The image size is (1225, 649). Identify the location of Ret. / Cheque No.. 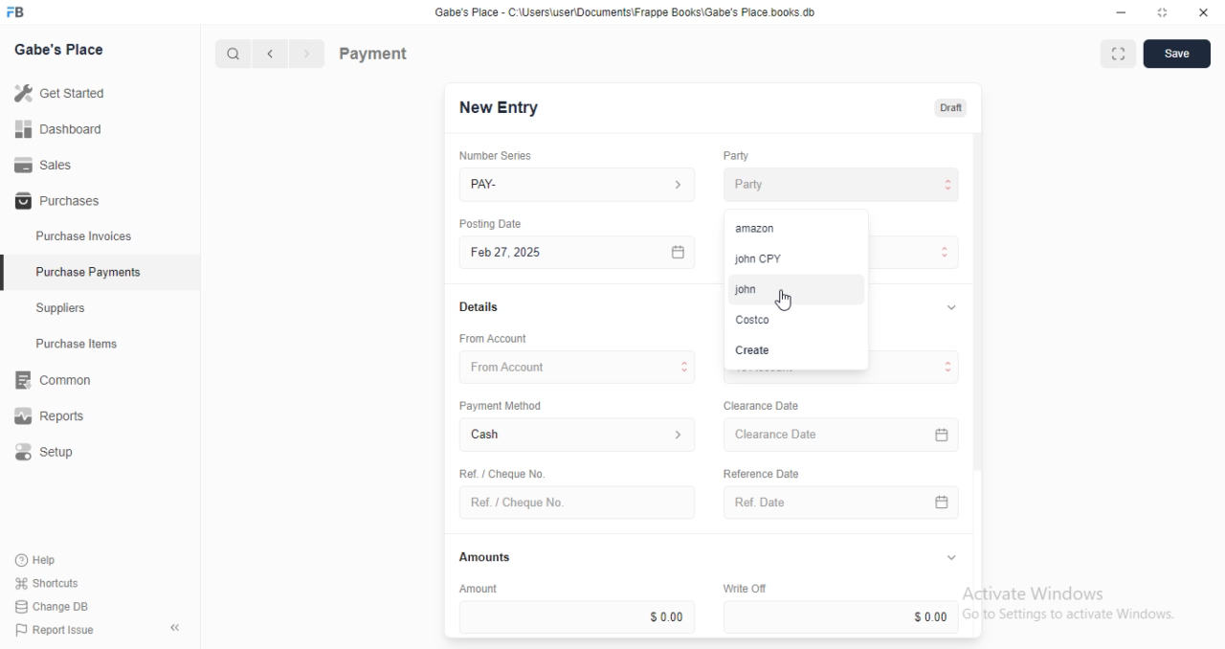
(500, 472).